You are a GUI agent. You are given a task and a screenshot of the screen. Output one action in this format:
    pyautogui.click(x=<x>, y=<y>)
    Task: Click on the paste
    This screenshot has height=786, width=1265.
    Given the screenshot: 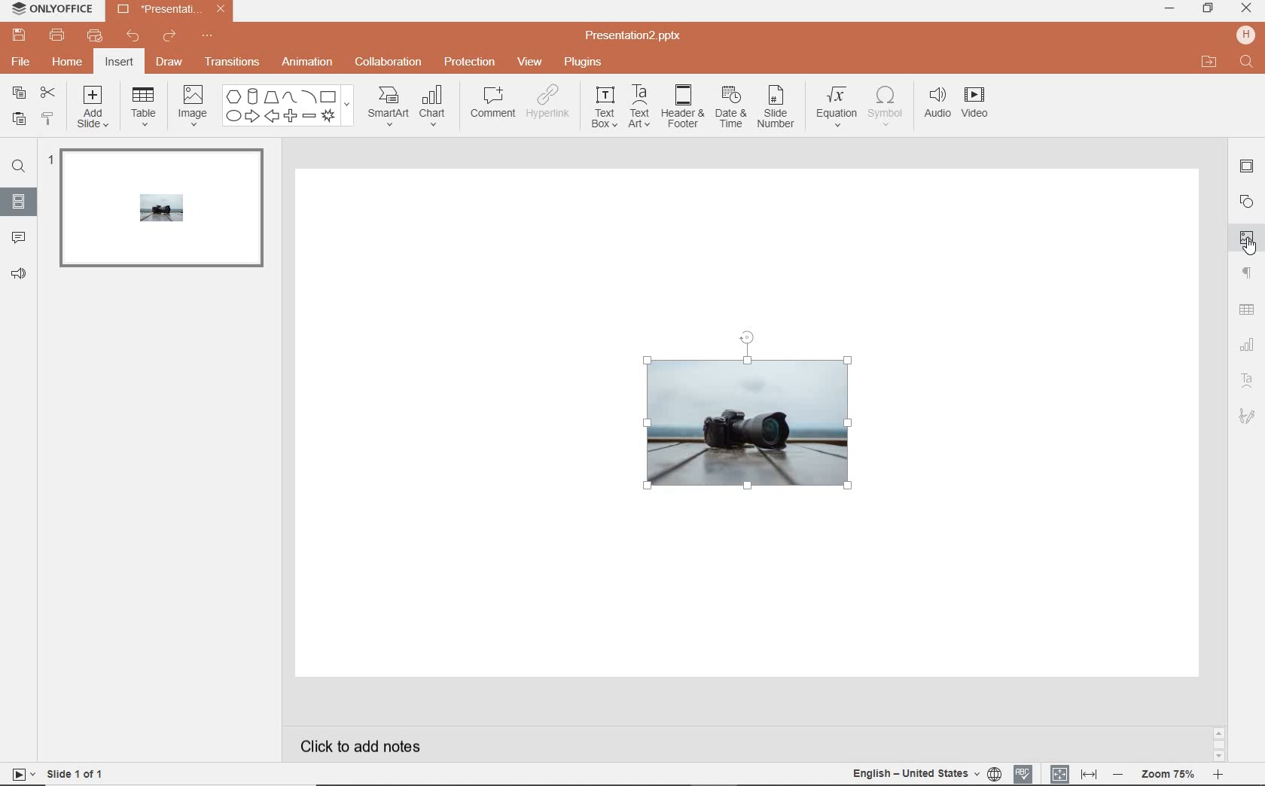 What is the action you would take?
    pyautogui.click(x=17, y=118)
    